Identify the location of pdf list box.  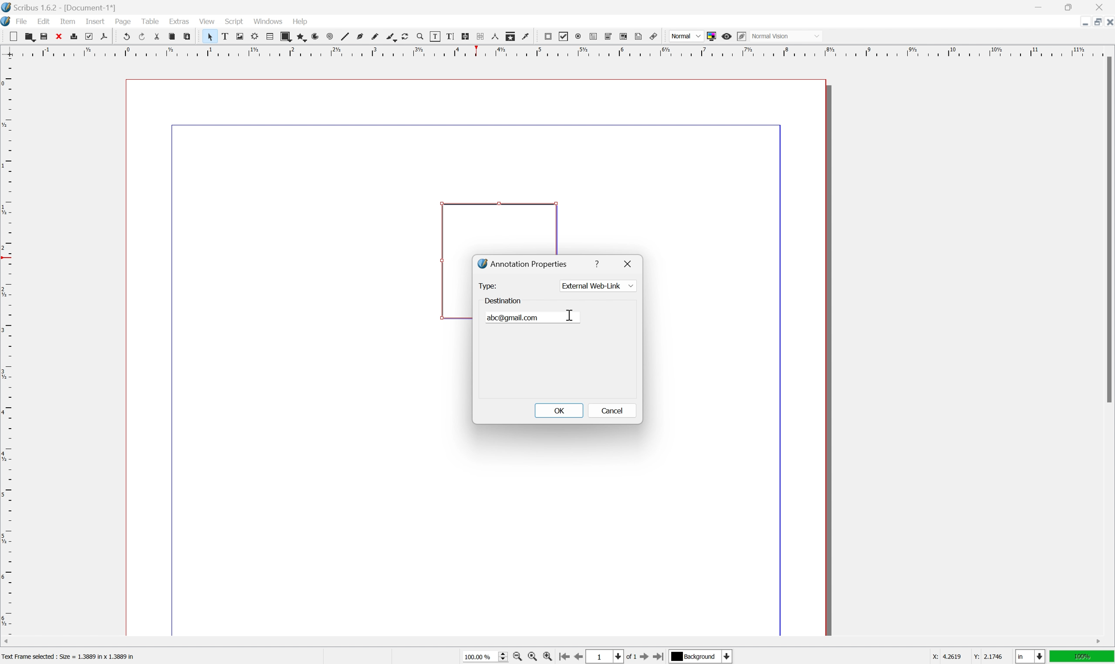
(625, 36).